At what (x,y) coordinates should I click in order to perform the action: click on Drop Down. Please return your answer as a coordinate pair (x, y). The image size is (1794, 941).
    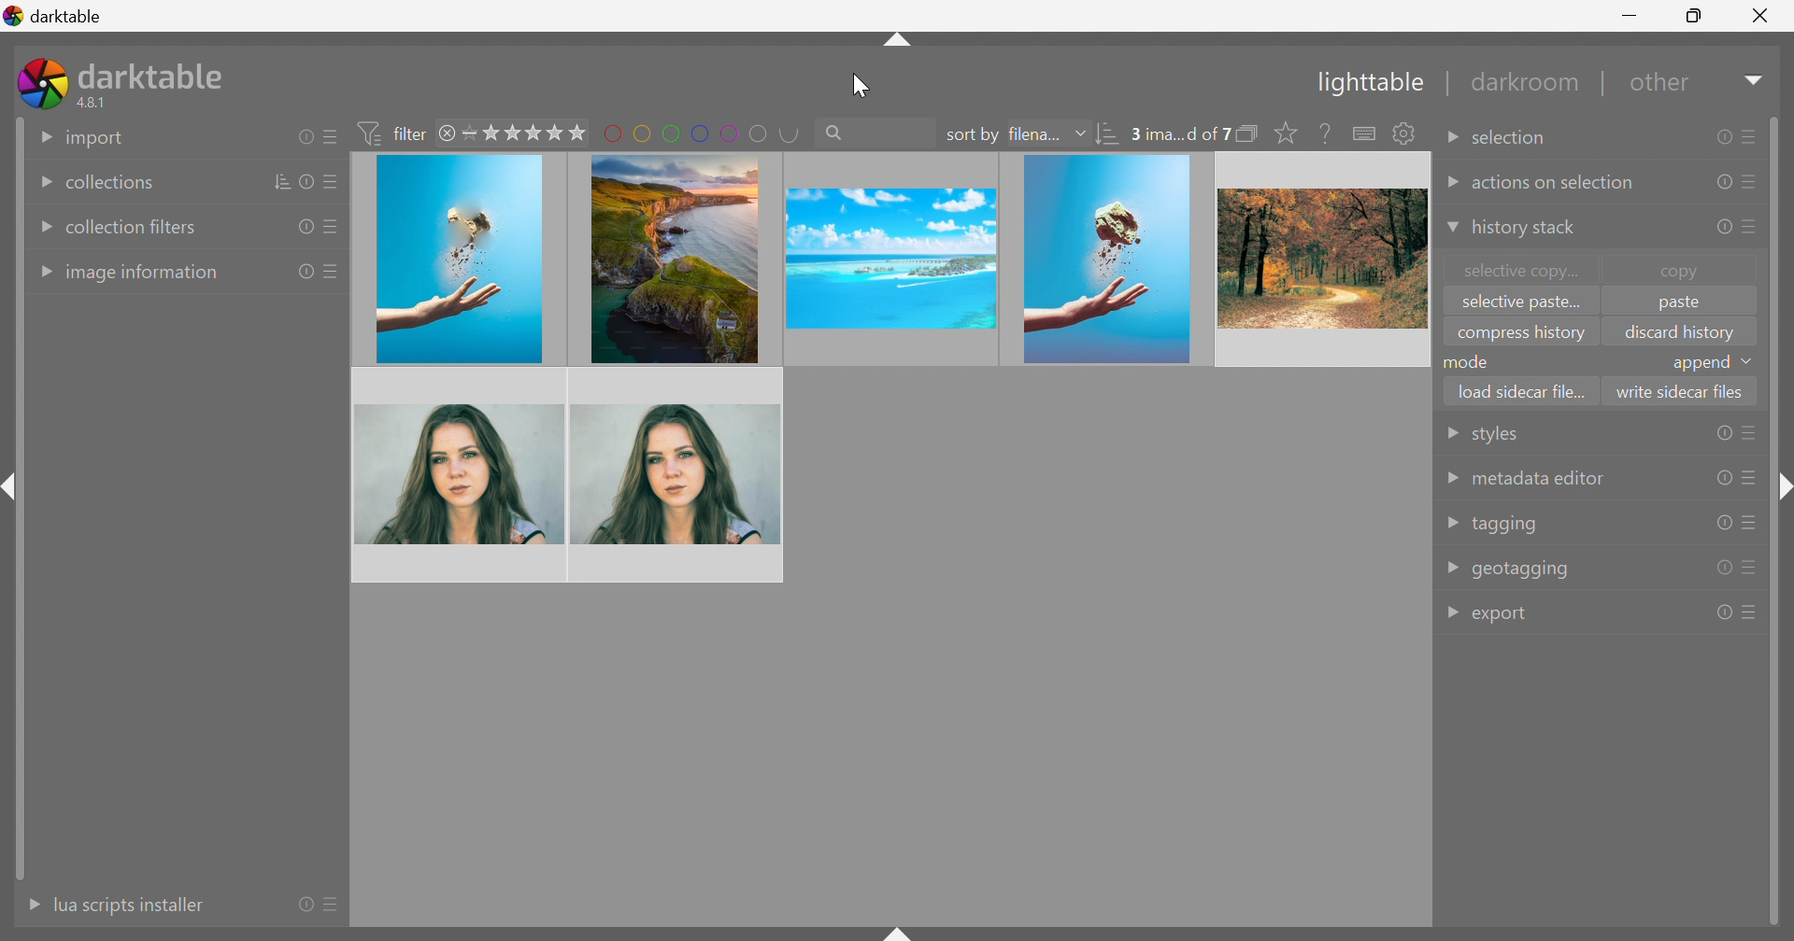
    Looking at the image, I should click on (1452, 523).